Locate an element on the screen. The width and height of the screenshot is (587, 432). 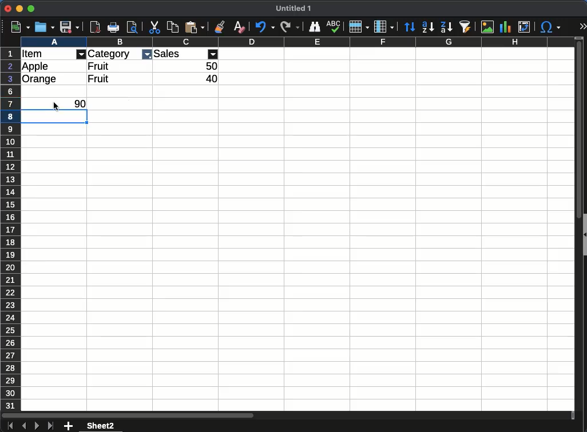
new is located at coordinates (21, 27).